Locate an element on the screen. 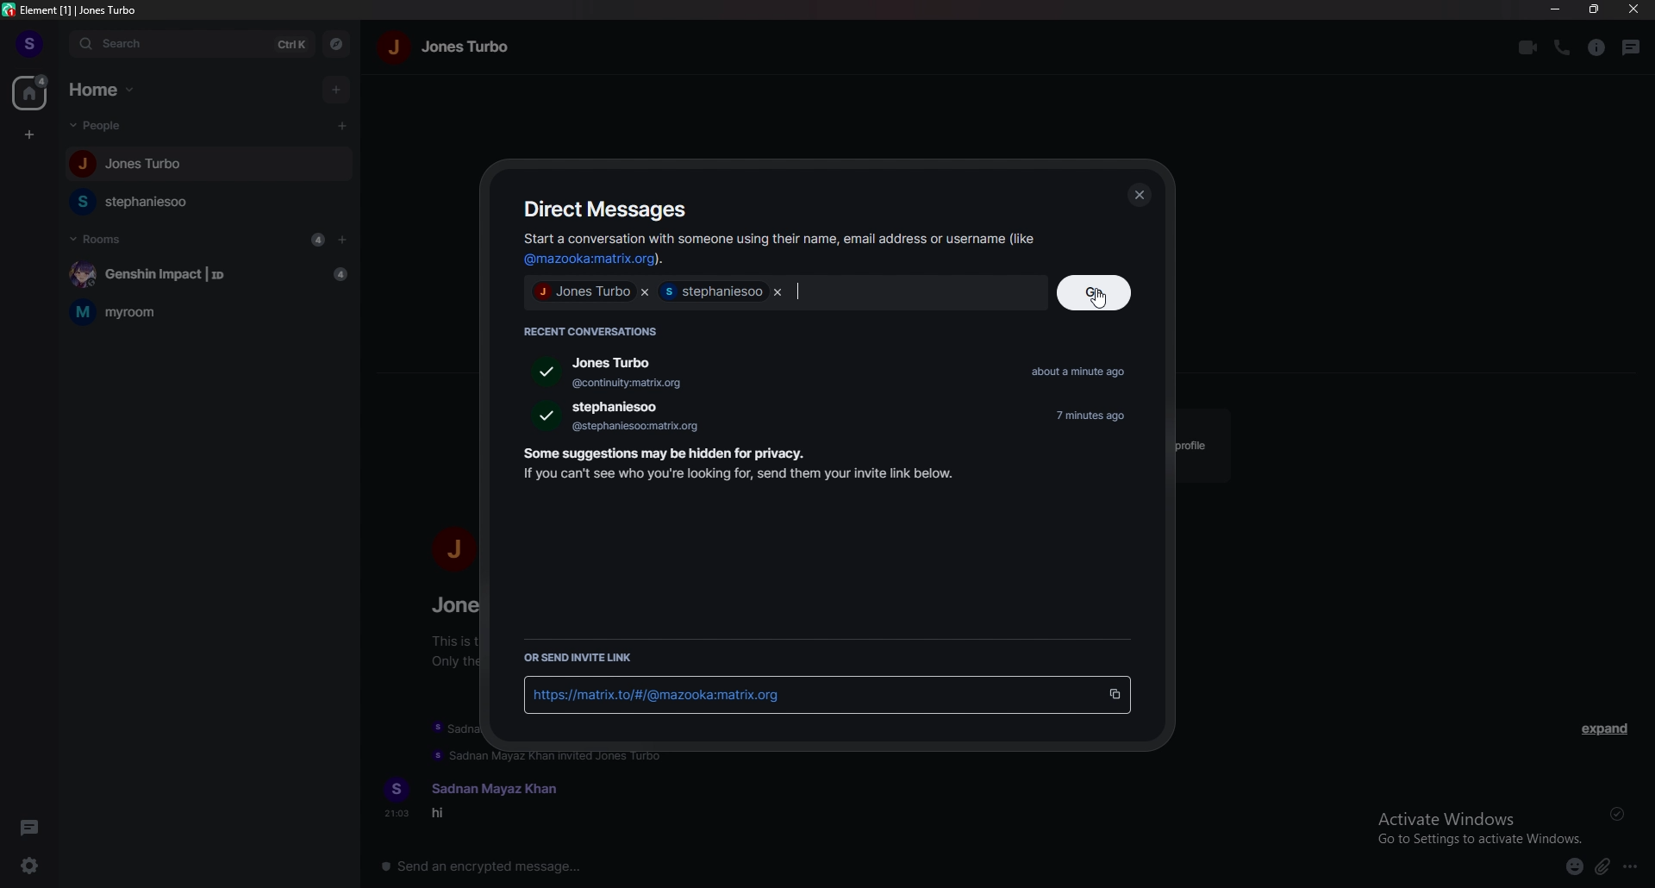 This screenshot has height=888, width=1655. Activate Windows
Go to Settings to activate Windows. is located at coordinates (1481, 826).